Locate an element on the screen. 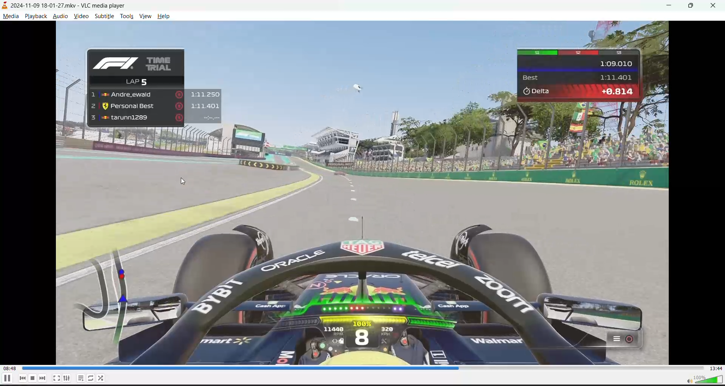 The image size is (725, 386). tools is located at coordinates (126, 17).